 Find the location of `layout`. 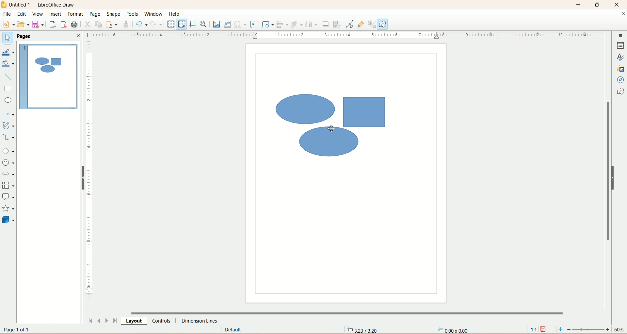

layout is located at coordinates (135, 320).